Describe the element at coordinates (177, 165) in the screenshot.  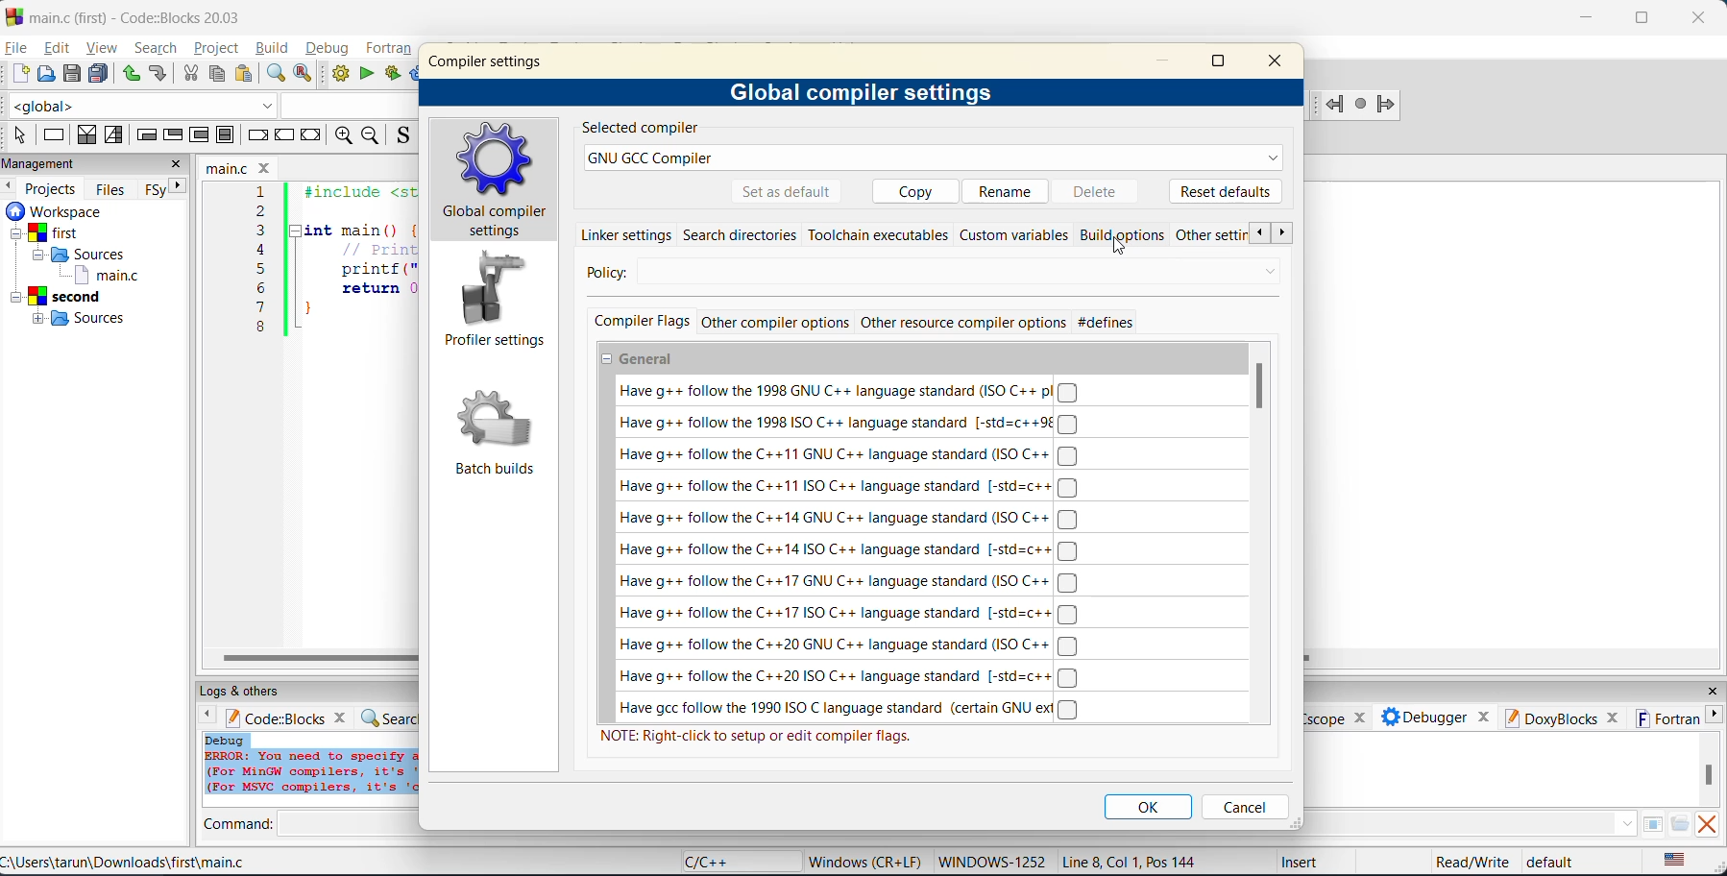
I see `close` at that location.